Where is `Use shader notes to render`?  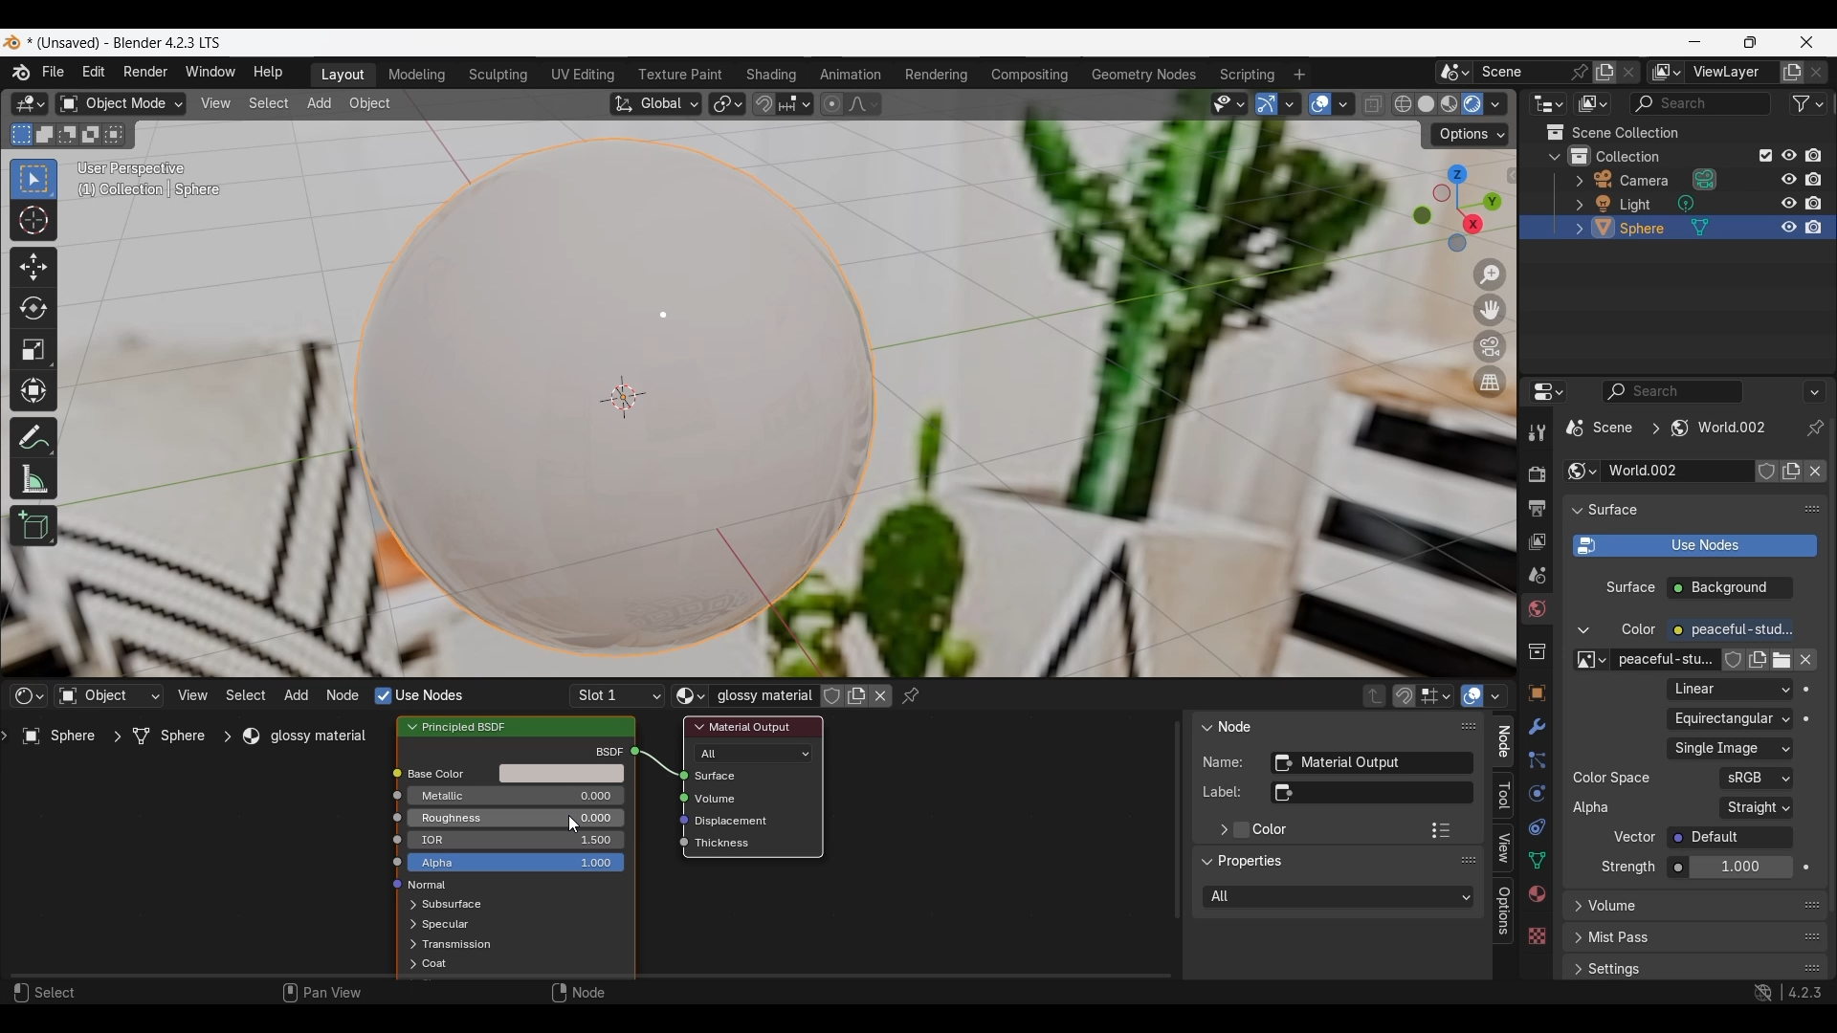
Use shader notes to render is located at coordinates (1694, 546).